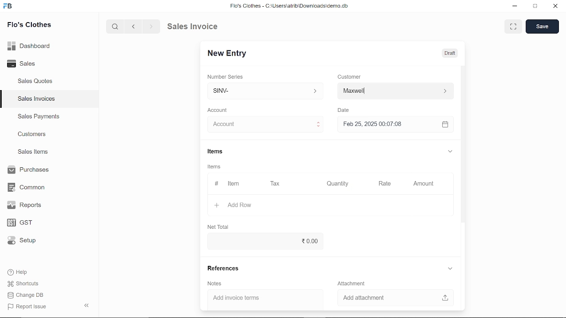  Describe the element at coordinates (224, 269) in the screenshot. I see `References.` at that location.